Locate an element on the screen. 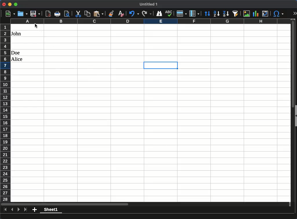 This screenshot has height=219, width=297. cursor is located at coordinates (36, 26).